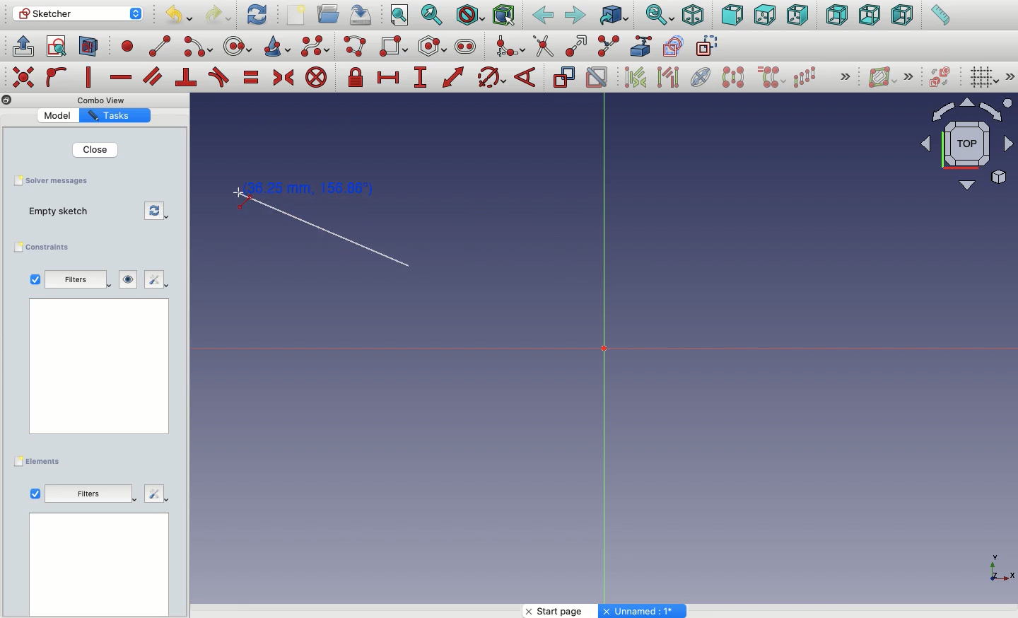  Describe the element at coordinates (563, 77) in the screenshot. I see `Toggle driving constraint` at that location.